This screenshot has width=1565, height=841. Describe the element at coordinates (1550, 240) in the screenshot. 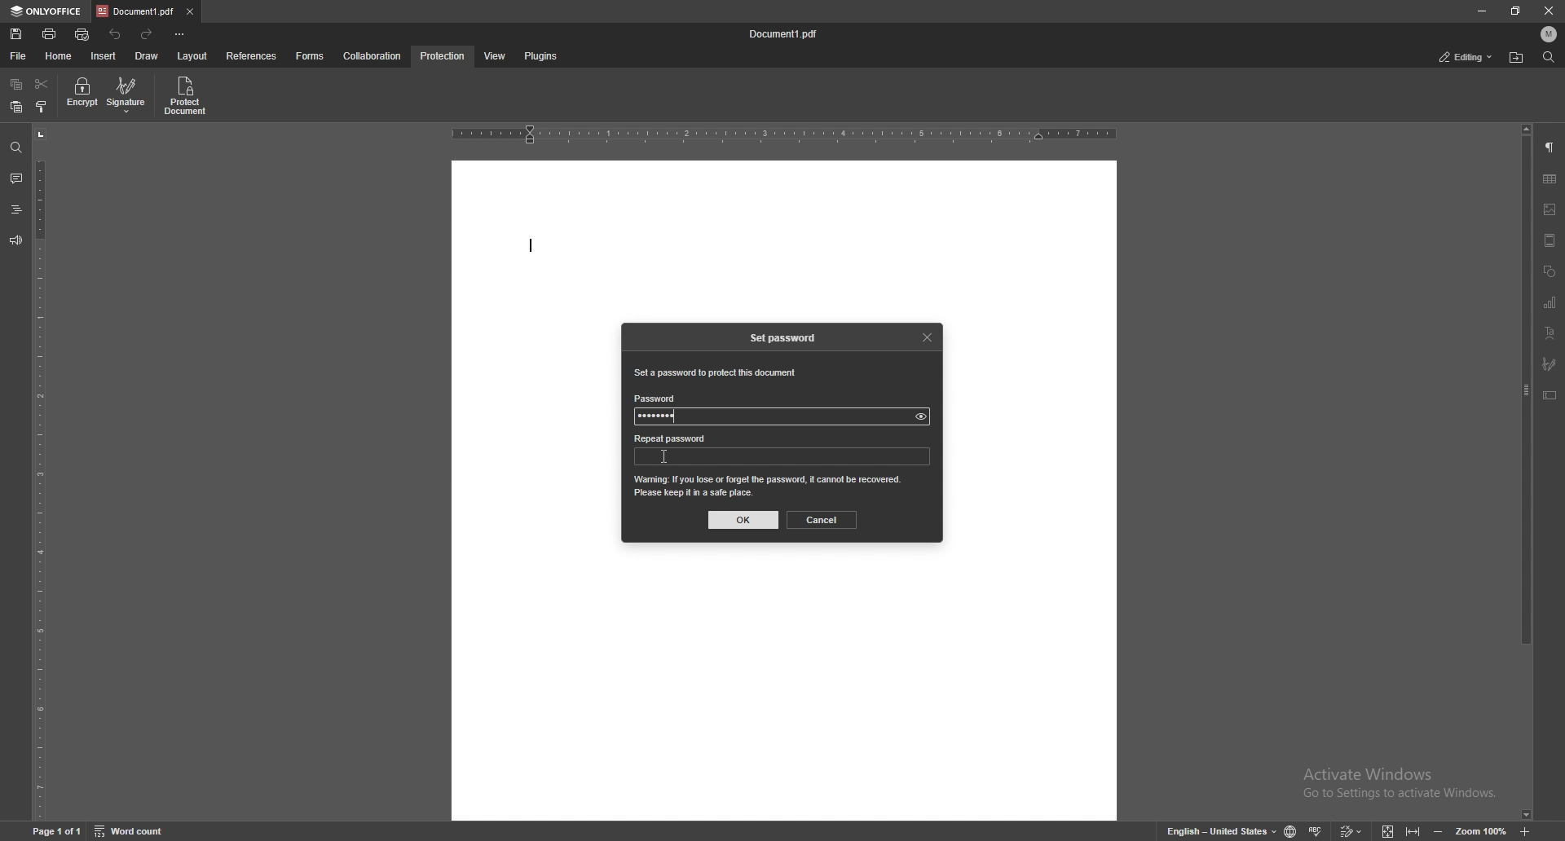

I see `header and footer` at that location.